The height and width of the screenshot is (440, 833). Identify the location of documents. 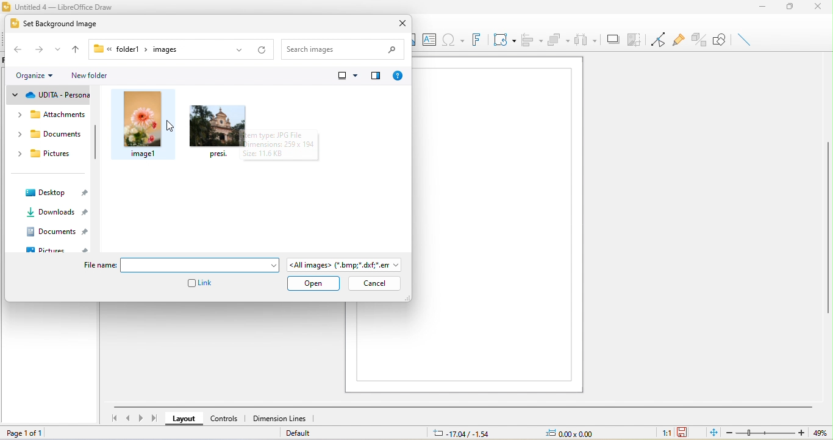
(57, 230).